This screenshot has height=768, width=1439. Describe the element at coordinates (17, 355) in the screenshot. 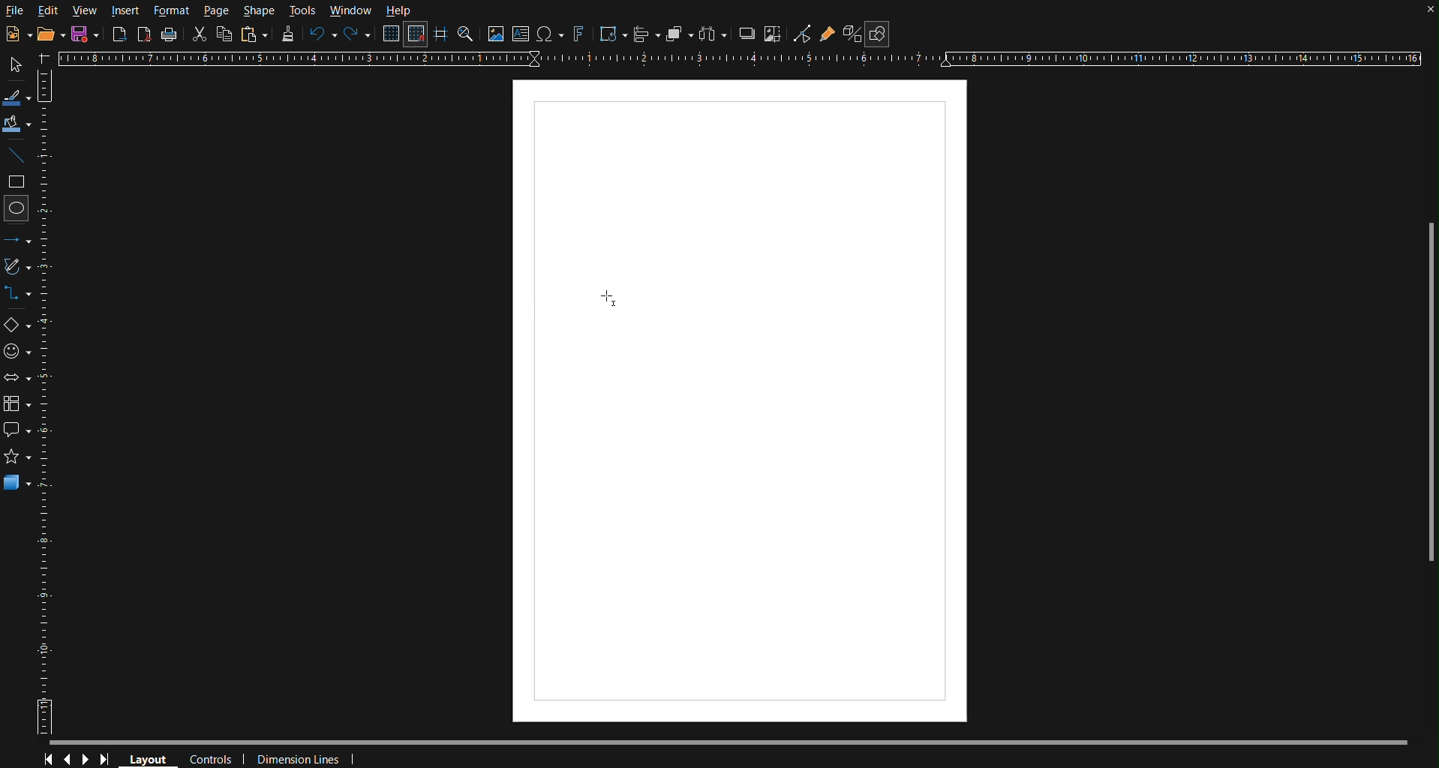

I see `Symbol Shapes` at that location.